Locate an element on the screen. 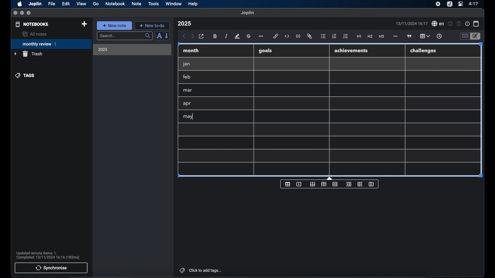 This screenshot has width=495, height=278. attach file is located at coordinates (309, 36).